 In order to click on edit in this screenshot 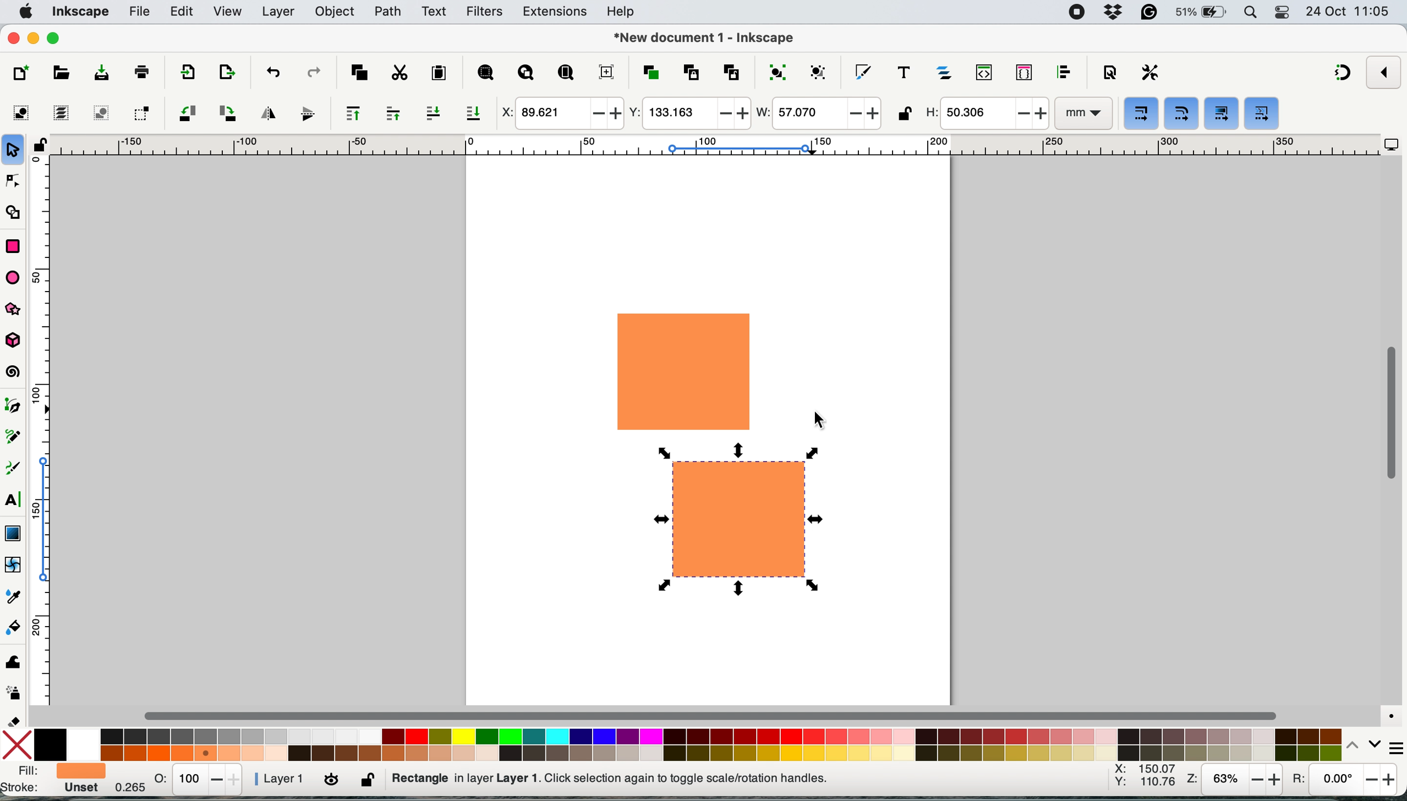, I will do `click(183, 13)`.